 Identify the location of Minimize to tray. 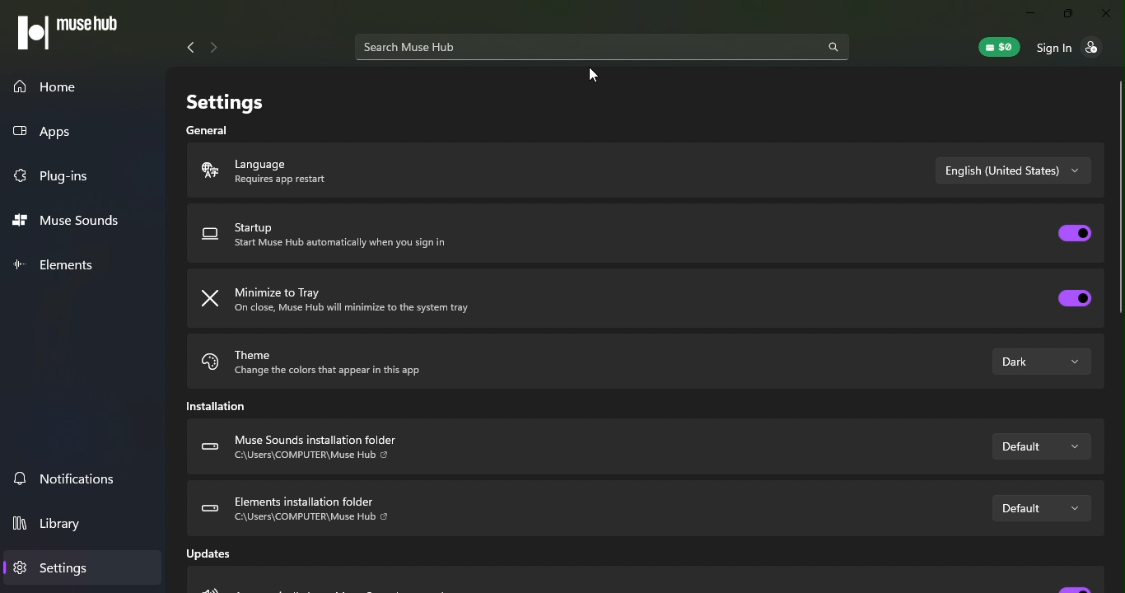
(368, 301).